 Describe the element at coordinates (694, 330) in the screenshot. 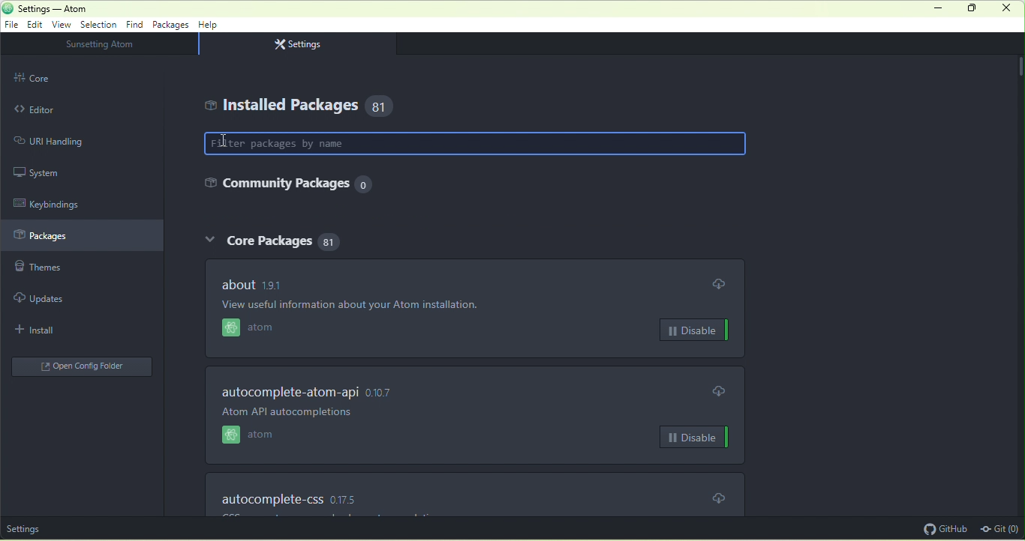

I see `disable` at that location.